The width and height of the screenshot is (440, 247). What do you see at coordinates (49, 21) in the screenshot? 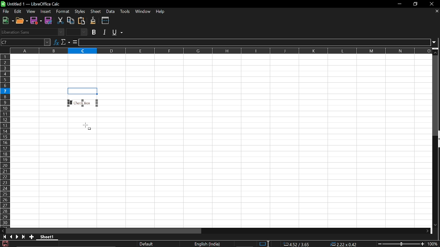
I see `Save as` at bounding box center [49, 21].